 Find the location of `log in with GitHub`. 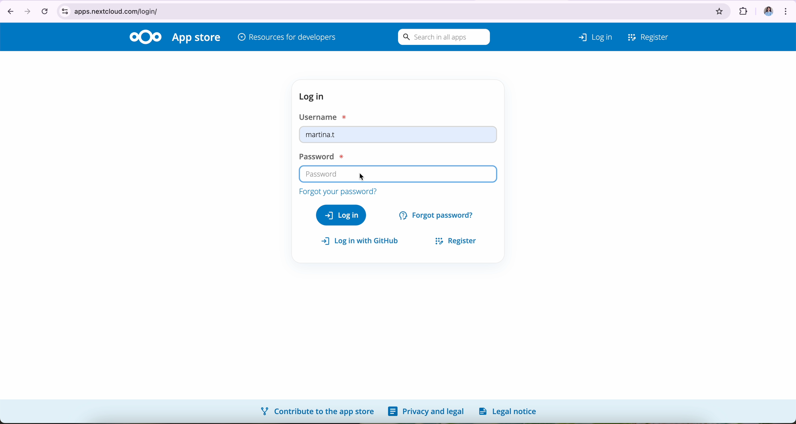

log in with GitHub is located at coordinates (363, 241).